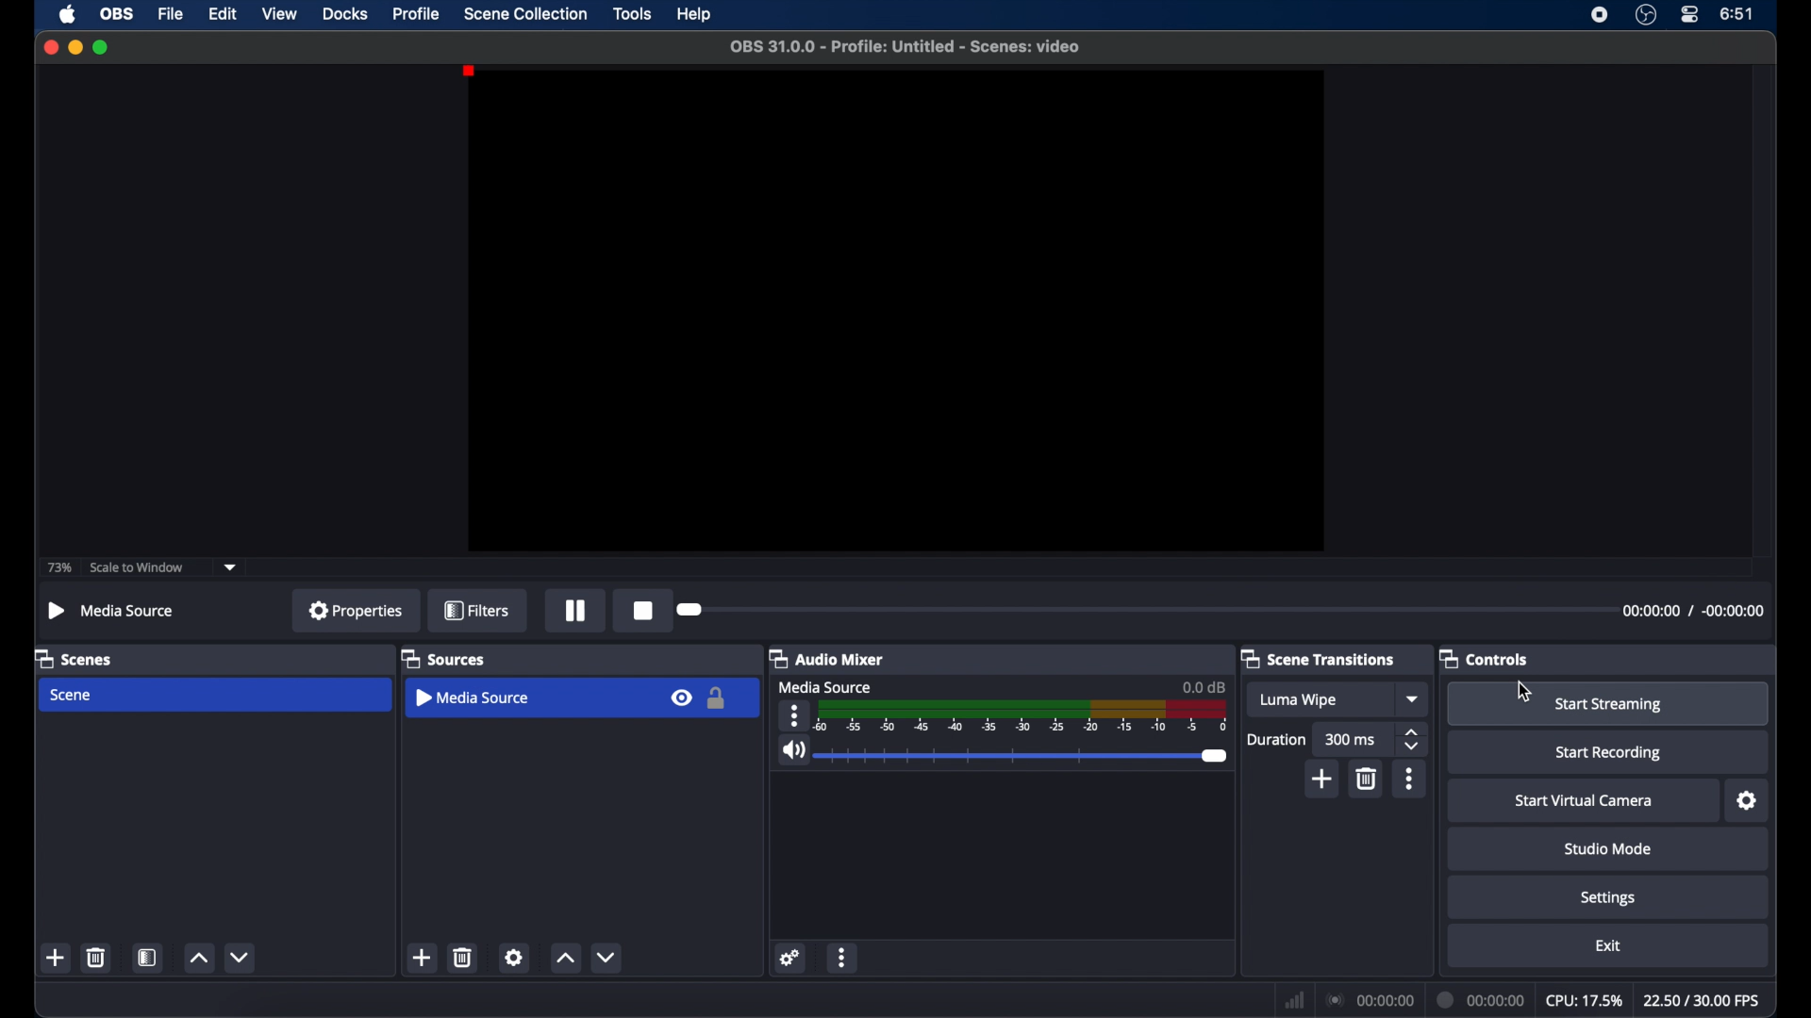 This screenshot has width=1811, height=1018. I want to click on volume, so click(792, 750).